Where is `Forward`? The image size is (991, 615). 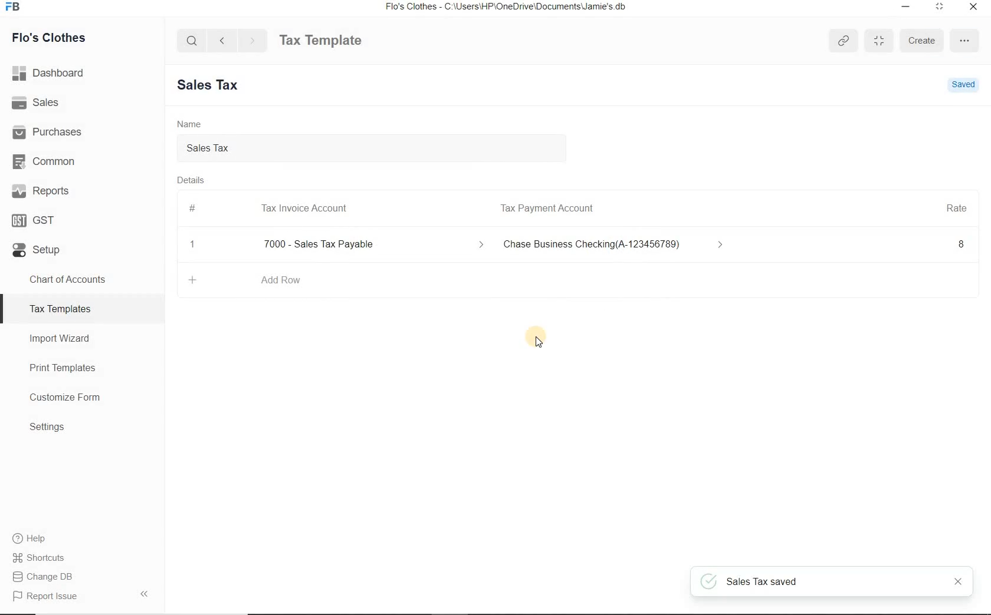 Forward is located at coordinates (253, 40).